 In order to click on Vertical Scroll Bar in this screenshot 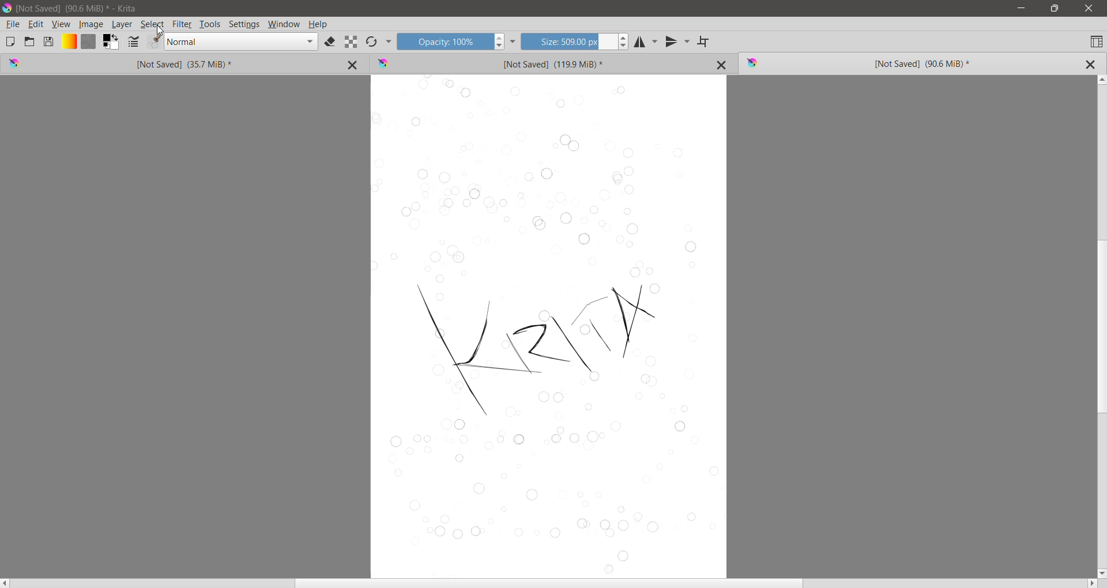, I will do `click(1100, 326)`.